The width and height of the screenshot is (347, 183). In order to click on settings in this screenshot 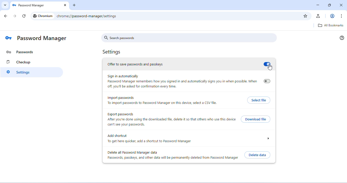, I will do `click(32, 72)`.